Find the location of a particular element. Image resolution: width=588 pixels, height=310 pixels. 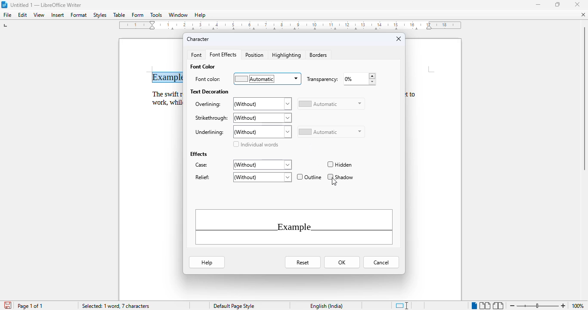

overlining: (Without) is located at coordinates (242, 104).